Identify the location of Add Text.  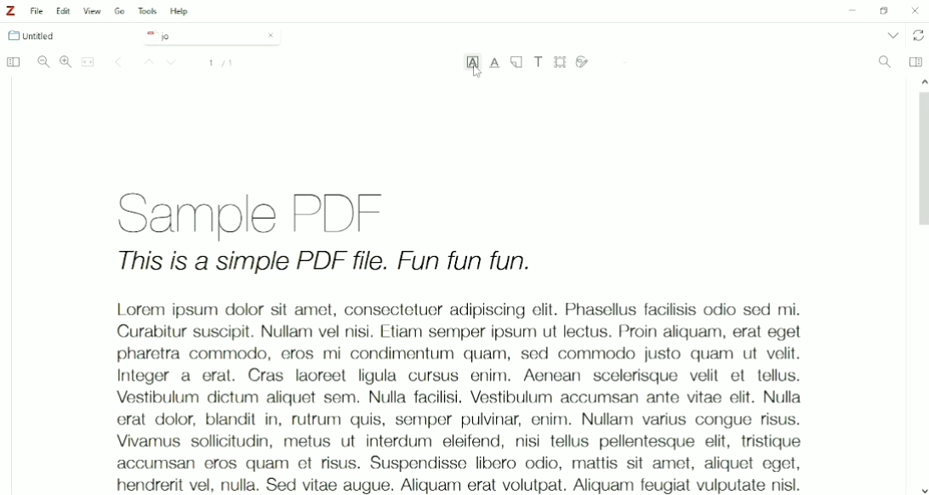
(539, 61).